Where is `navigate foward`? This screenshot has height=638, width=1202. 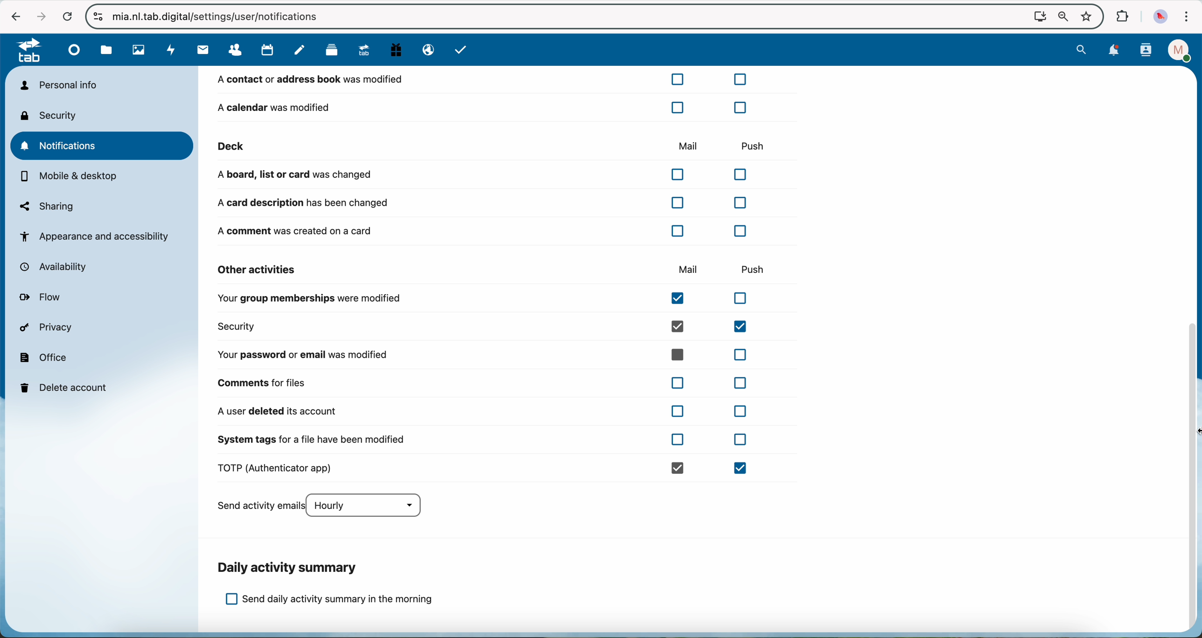 navigate foward is located at coordinates (38, 15).